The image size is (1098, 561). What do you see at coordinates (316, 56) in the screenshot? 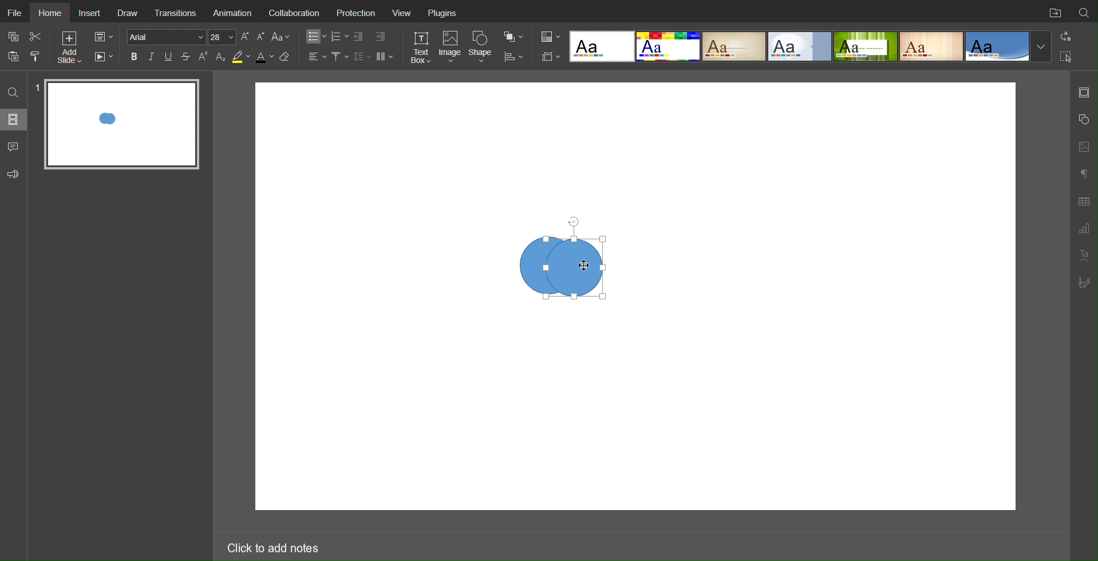
I see `Alignment` at bounding box center [316, 56].